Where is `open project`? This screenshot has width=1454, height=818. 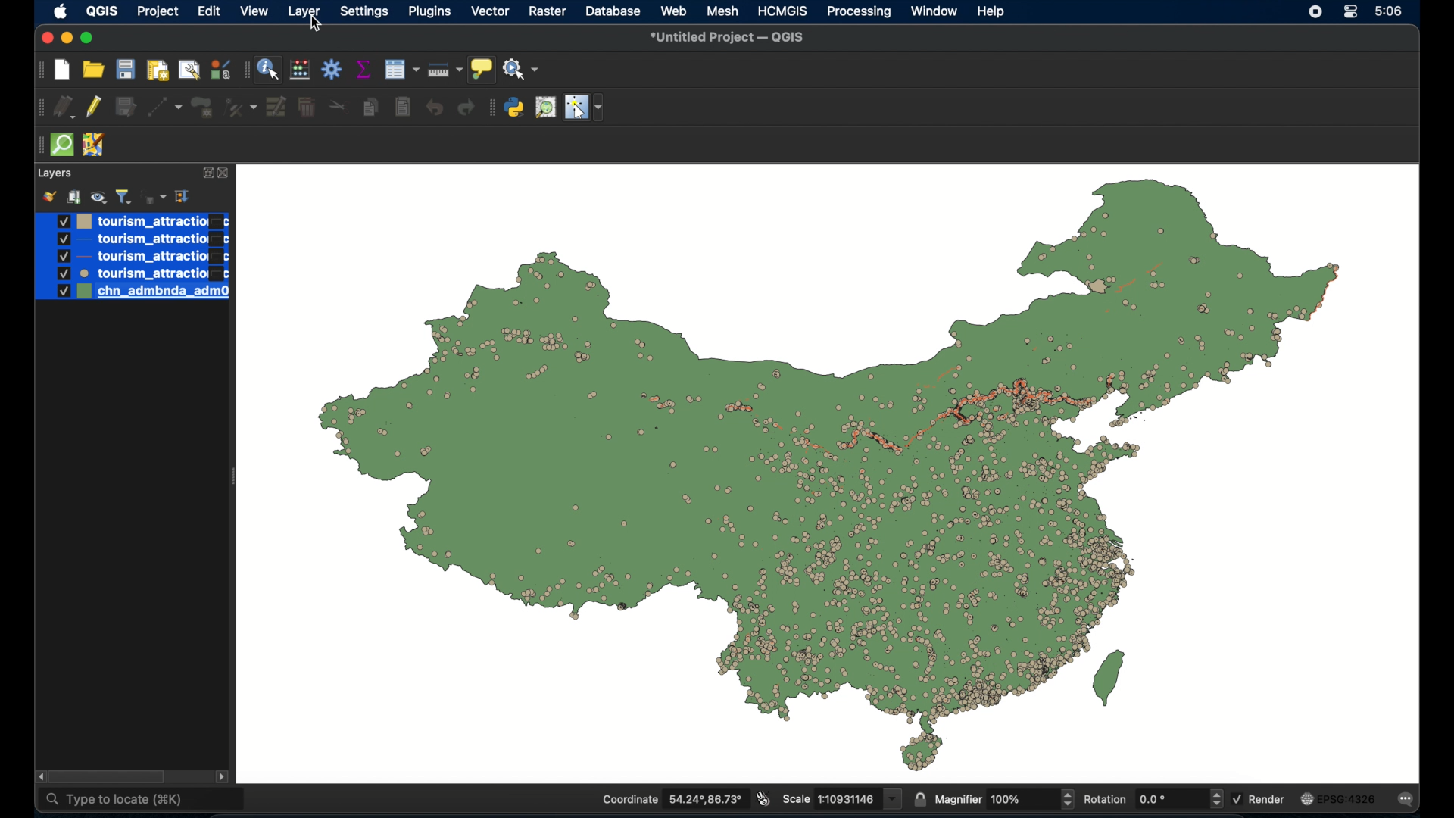 open project is located at coordinates (93, 68).